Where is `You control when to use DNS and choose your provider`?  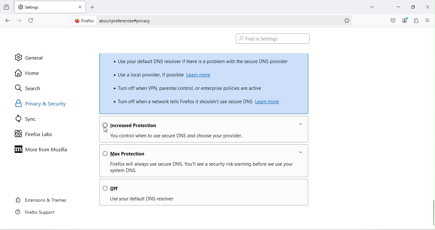
You control when to use DNS and choose your provider is located at coordinates (202, 137).